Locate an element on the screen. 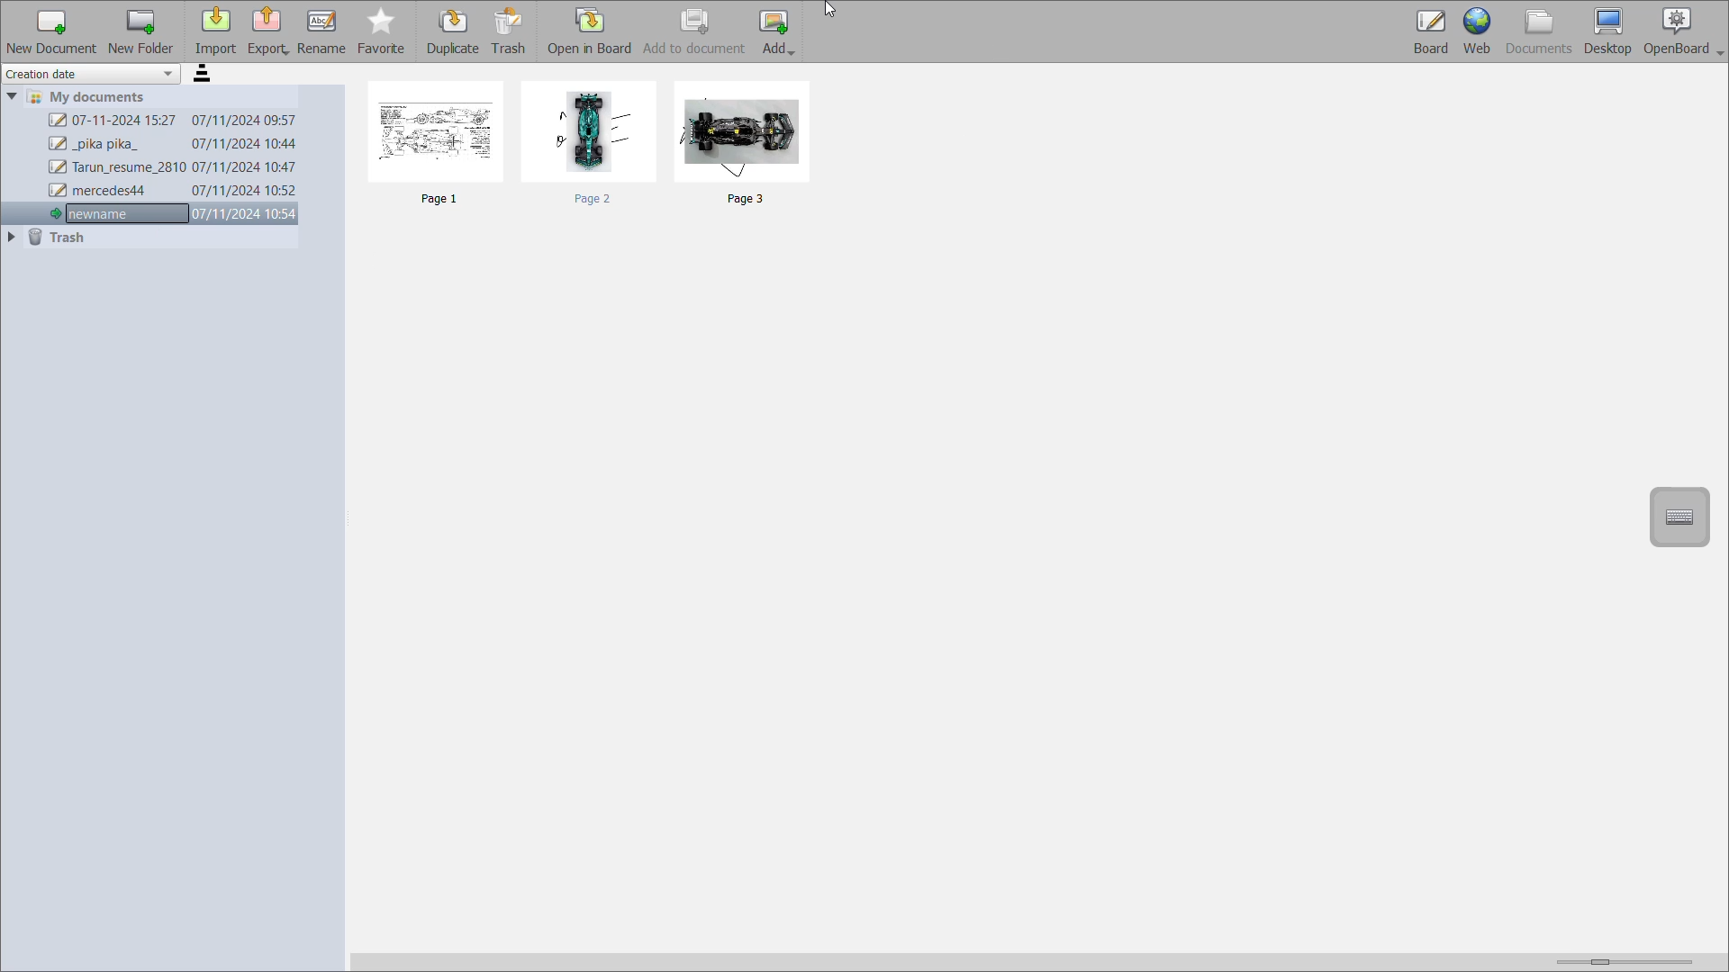  import is located at coordinates (215, 32).